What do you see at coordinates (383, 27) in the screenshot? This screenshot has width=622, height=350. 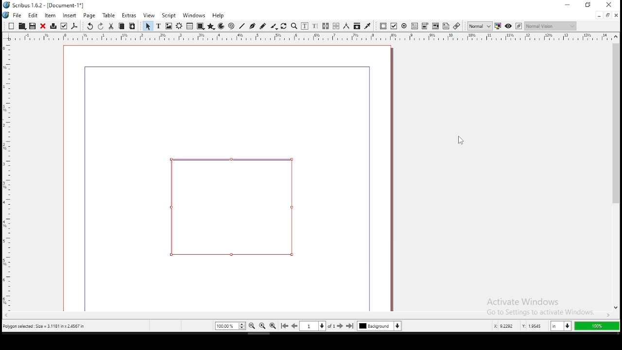 I see `pdf push button` at bounding box center [383, 27].